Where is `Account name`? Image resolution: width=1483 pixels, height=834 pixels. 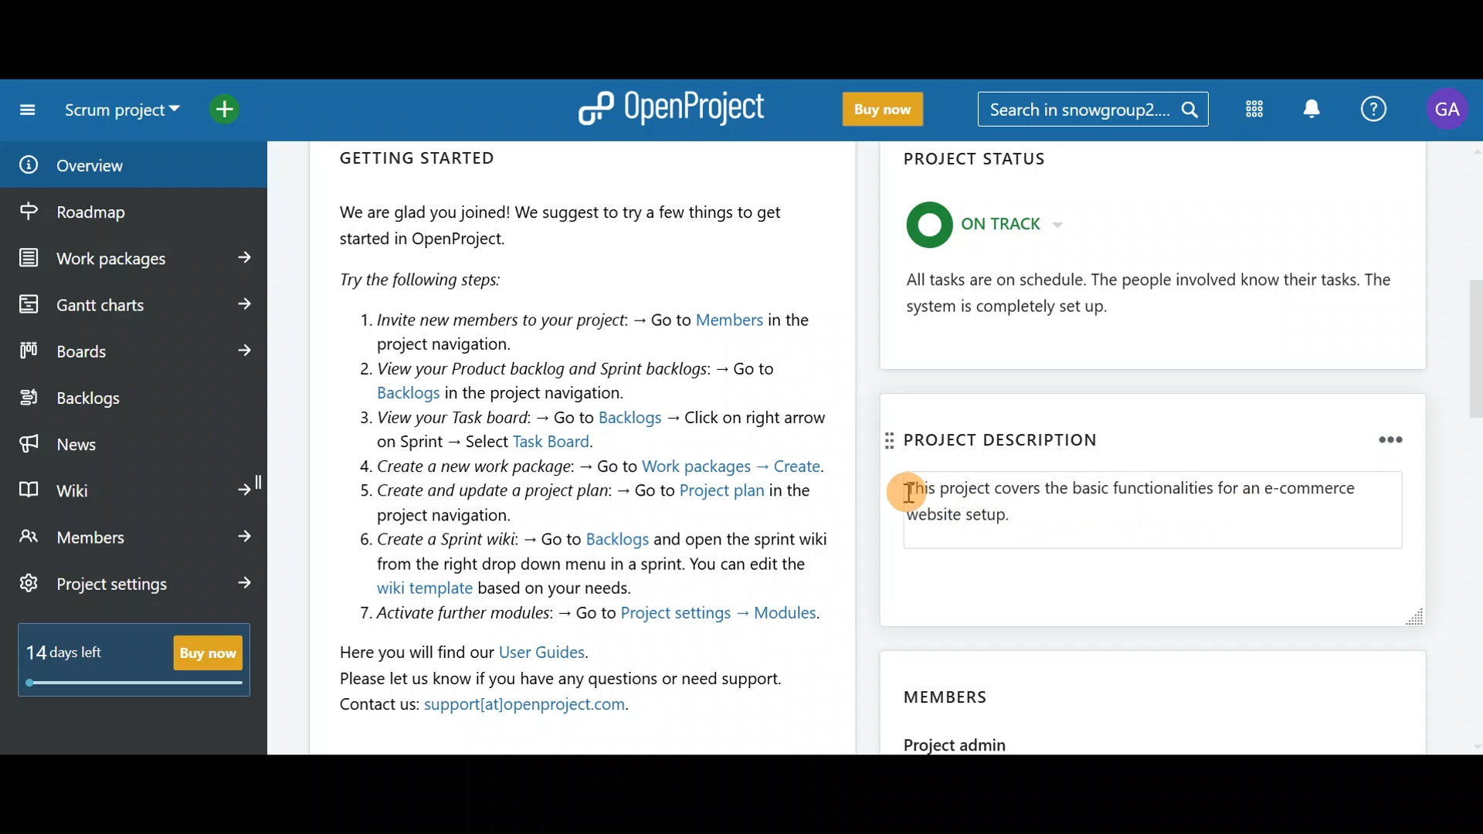
Account name is located at coordinates (1451, 110).